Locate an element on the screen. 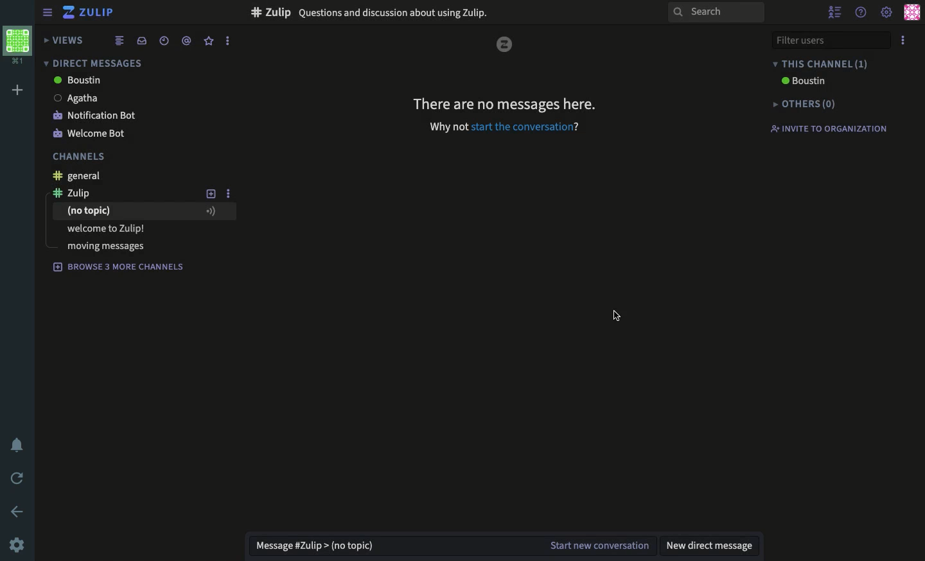 This screenshot has width=925, height=561. settings is located at coordinates (19, 544).